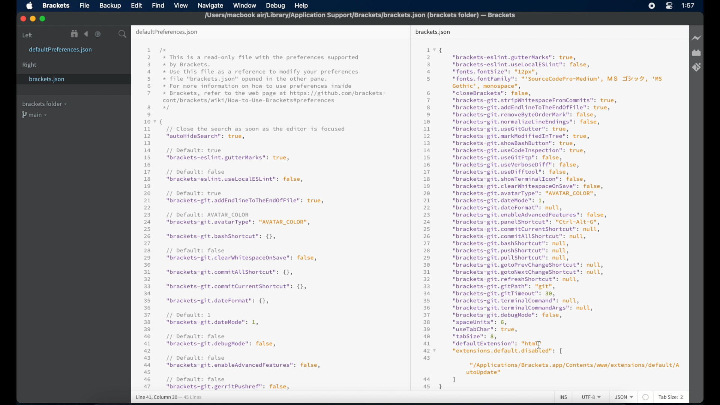  What do you see at coordinates (696, 38) in the screenshot?
I see `live preview` at bounding box center [696, 38].